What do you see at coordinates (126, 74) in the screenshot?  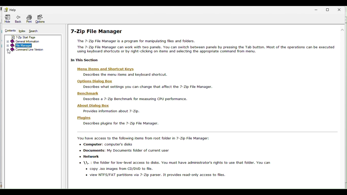 I see `description` at bounding box center [126, 74].